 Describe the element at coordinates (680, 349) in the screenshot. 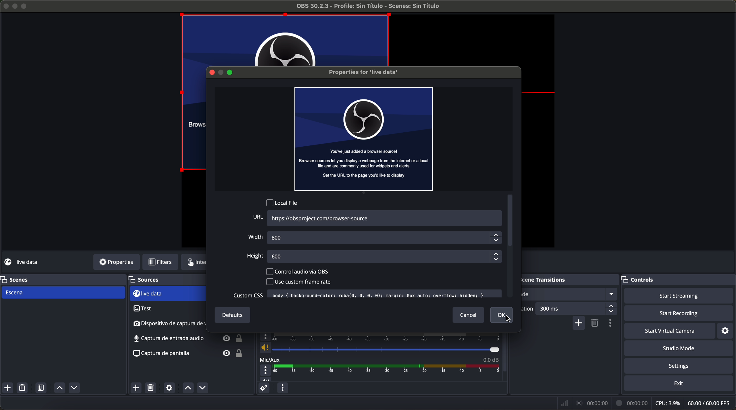

I see `studio mode` at that location.